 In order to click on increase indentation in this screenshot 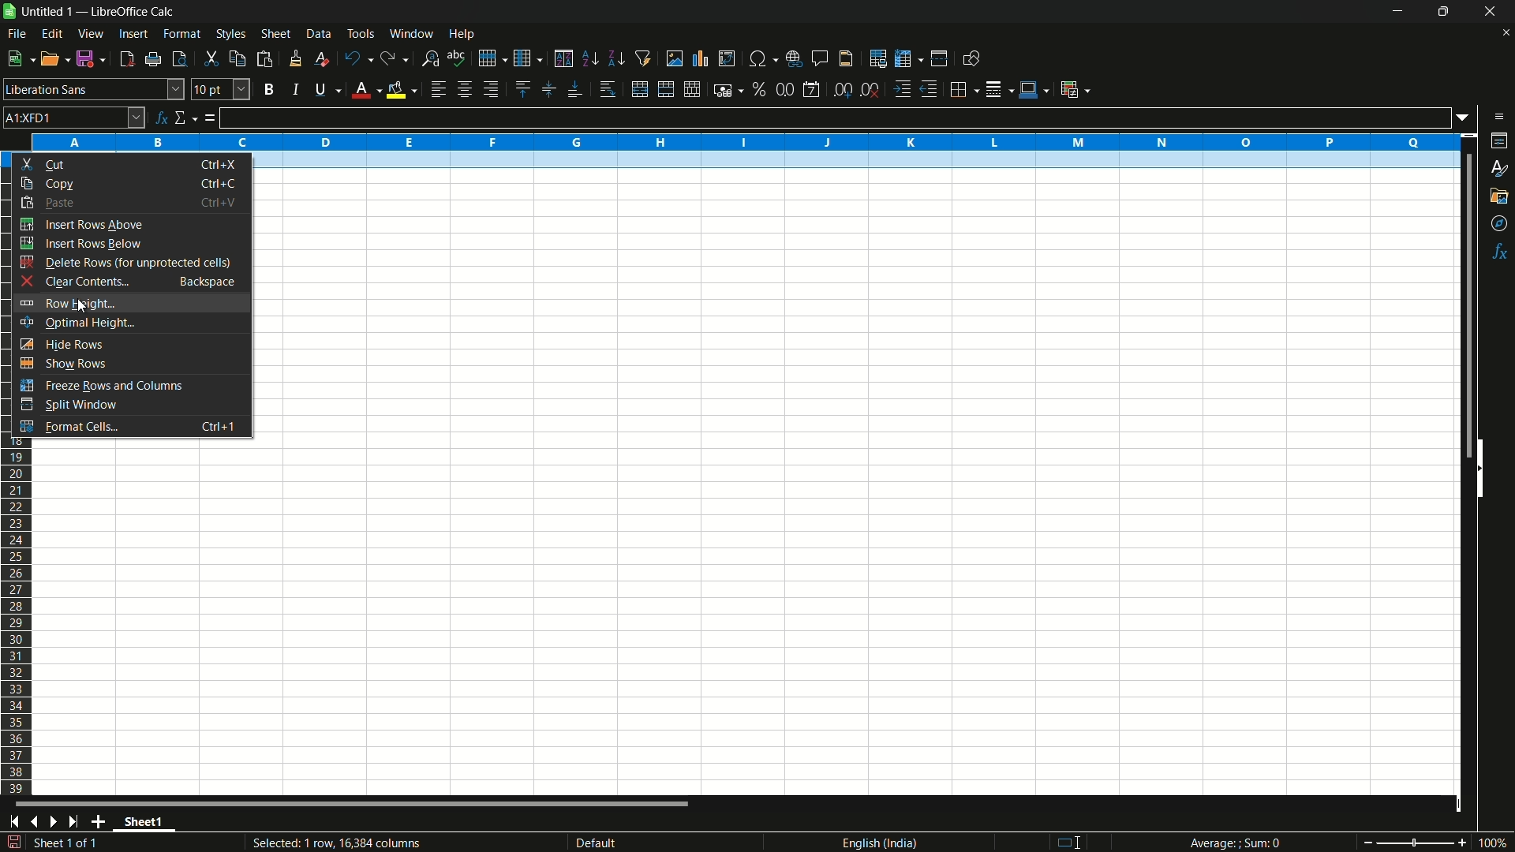, I will do `click(903, 89)`.